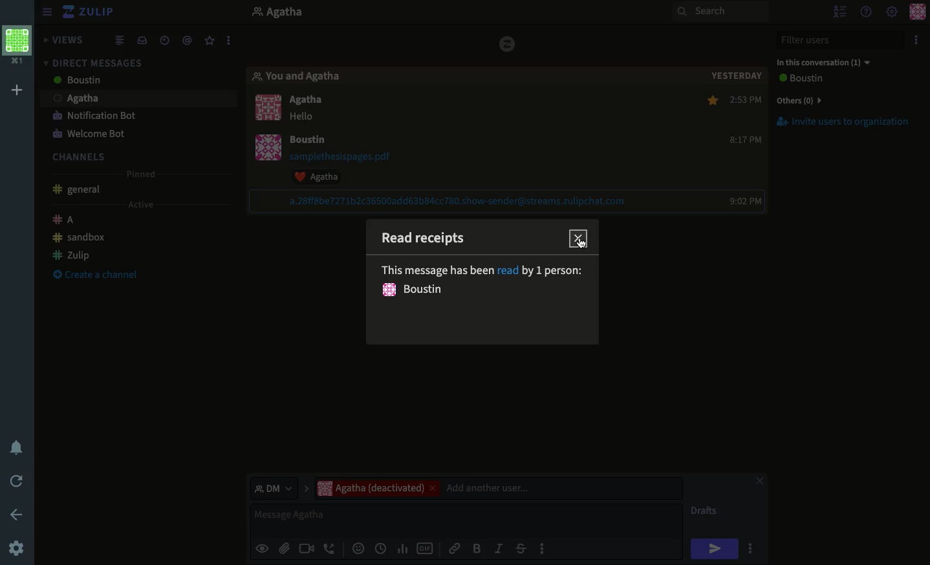 This screenshot has width=930, height=565. Describe the element at coordinates (14, 513) in the screenshot. I see `Back` at that location.